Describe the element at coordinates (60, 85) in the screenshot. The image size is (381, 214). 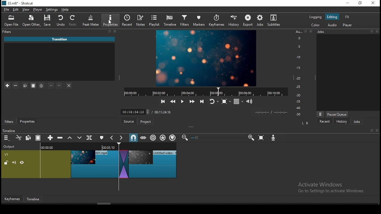
I see `move filter down` at that location.